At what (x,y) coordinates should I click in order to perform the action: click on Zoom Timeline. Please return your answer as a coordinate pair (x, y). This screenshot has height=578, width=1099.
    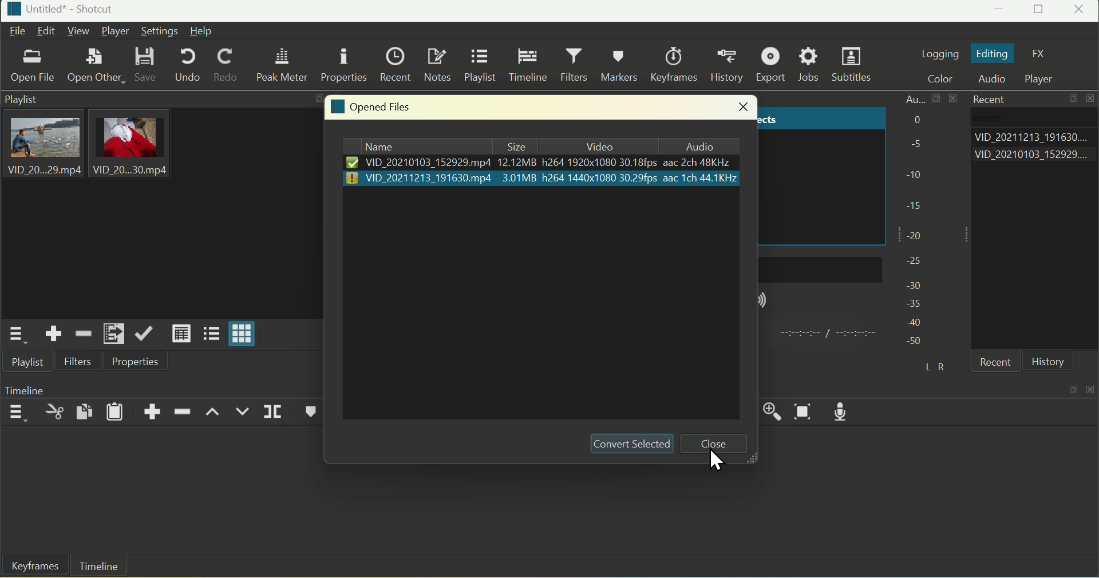
    Looking at the image, I should click on (804, 412).